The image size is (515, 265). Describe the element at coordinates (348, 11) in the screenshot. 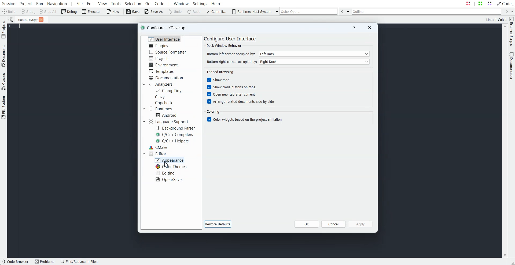

I see `Drop down box` at that location.